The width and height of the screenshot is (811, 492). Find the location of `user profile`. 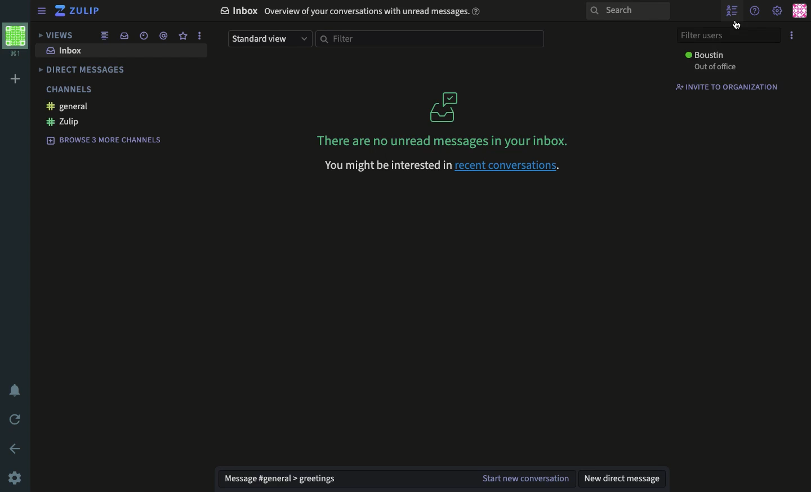

user profile is located at coordinates (799, 11).